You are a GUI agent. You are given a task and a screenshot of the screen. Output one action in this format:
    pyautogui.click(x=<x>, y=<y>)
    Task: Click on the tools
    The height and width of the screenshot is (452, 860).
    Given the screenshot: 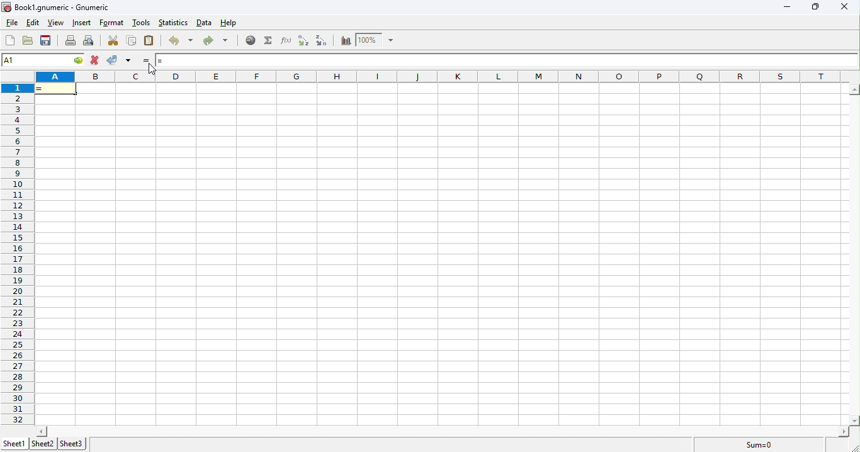 What is the action you would take?
    pyautogui.click(x=142, y=23)
    